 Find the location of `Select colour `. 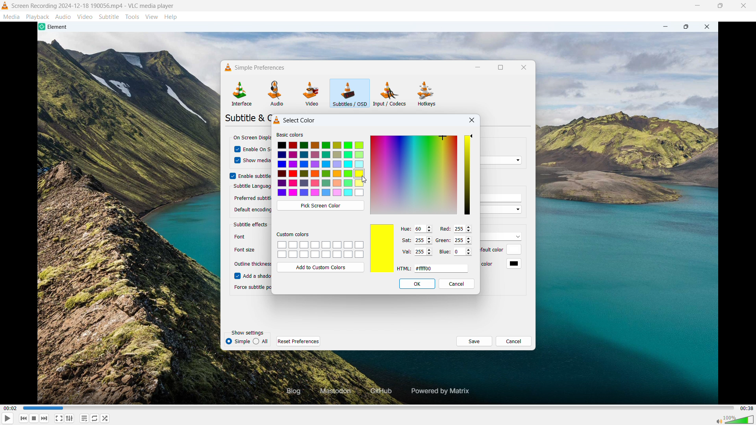

Select colour  is located at coordinates (299, 120).